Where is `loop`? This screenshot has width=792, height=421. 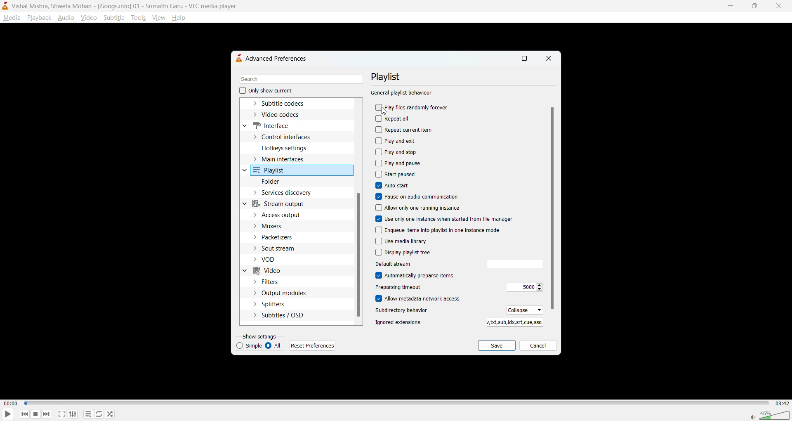 loop is located at coordinates (98, 414).